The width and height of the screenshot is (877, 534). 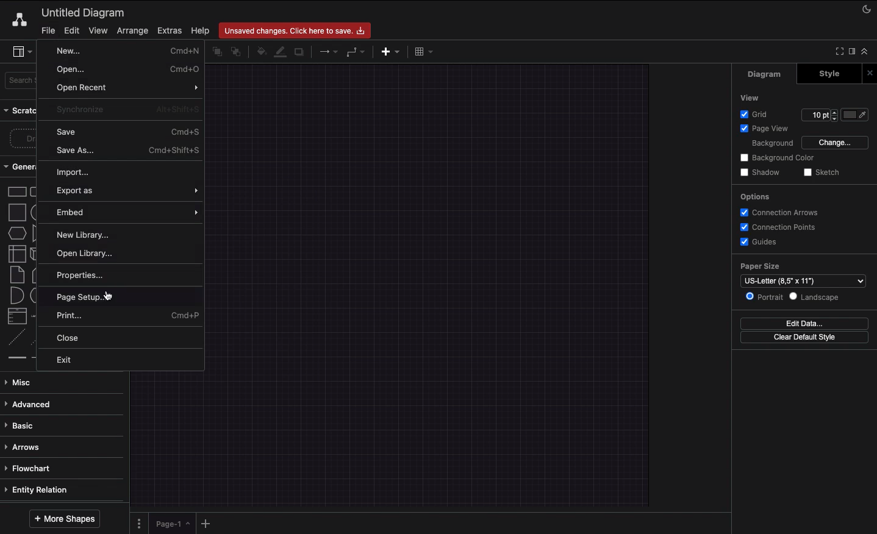 I want to click on View, so click(x=751, y=97).